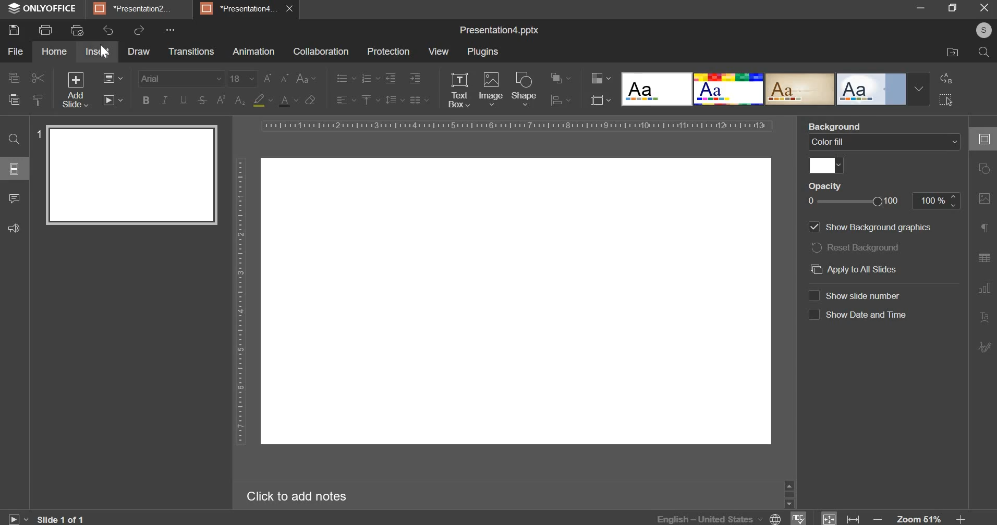  Describe the element at coordinates (240, 99) in the screenshot. I see `subscript` at that location.